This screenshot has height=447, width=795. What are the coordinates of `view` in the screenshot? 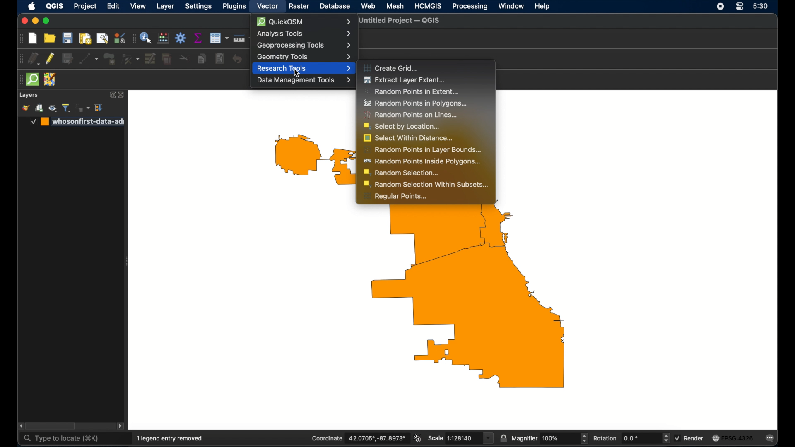 It's located at (139, 6).